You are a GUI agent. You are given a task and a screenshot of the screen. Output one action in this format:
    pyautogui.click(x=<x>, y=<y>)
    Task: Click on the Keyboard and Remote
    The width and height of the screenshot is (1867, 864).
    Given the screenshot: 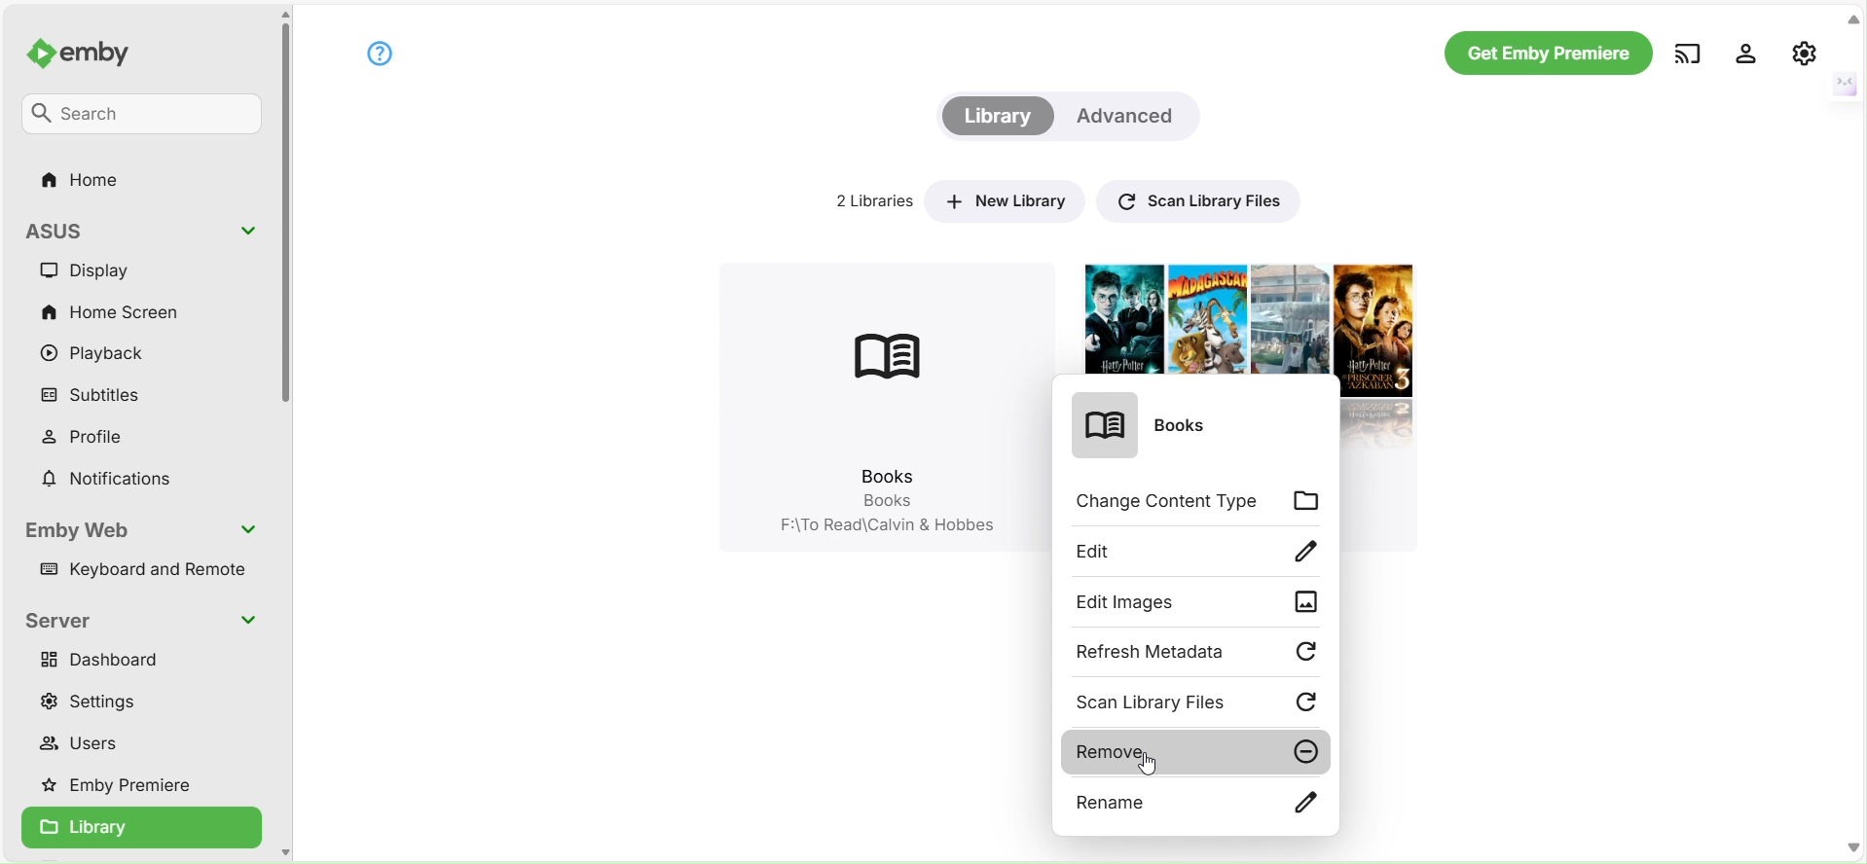 What is the action you would take?
    pyautogui.click(x=148, y=573)
    